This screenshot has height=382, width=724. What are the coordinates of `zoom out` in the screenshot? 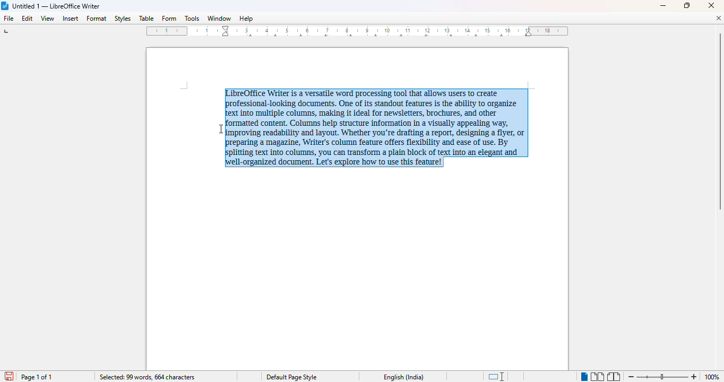 It's located at (632, 377).